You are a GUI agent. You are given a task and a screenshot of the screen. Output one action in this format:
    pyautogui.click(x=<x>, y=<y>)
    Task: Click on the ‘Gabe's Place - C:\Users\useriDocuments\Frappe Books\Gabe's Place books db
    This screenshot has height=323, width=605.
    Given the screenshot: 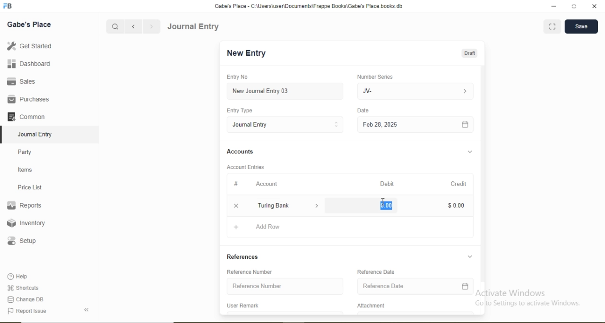 What is the action you would take?
    pyautogui.click(x=308, y=6)
    